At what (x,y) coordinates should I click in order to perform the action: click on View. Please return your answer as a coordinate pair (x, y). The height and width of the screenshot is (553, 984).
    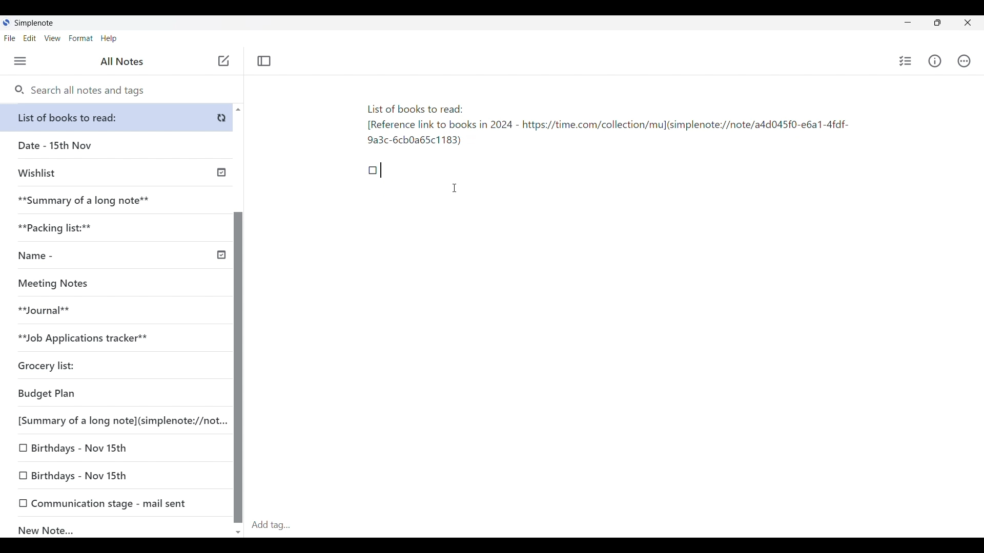
    Looking at the image, I should click on (53, 38).